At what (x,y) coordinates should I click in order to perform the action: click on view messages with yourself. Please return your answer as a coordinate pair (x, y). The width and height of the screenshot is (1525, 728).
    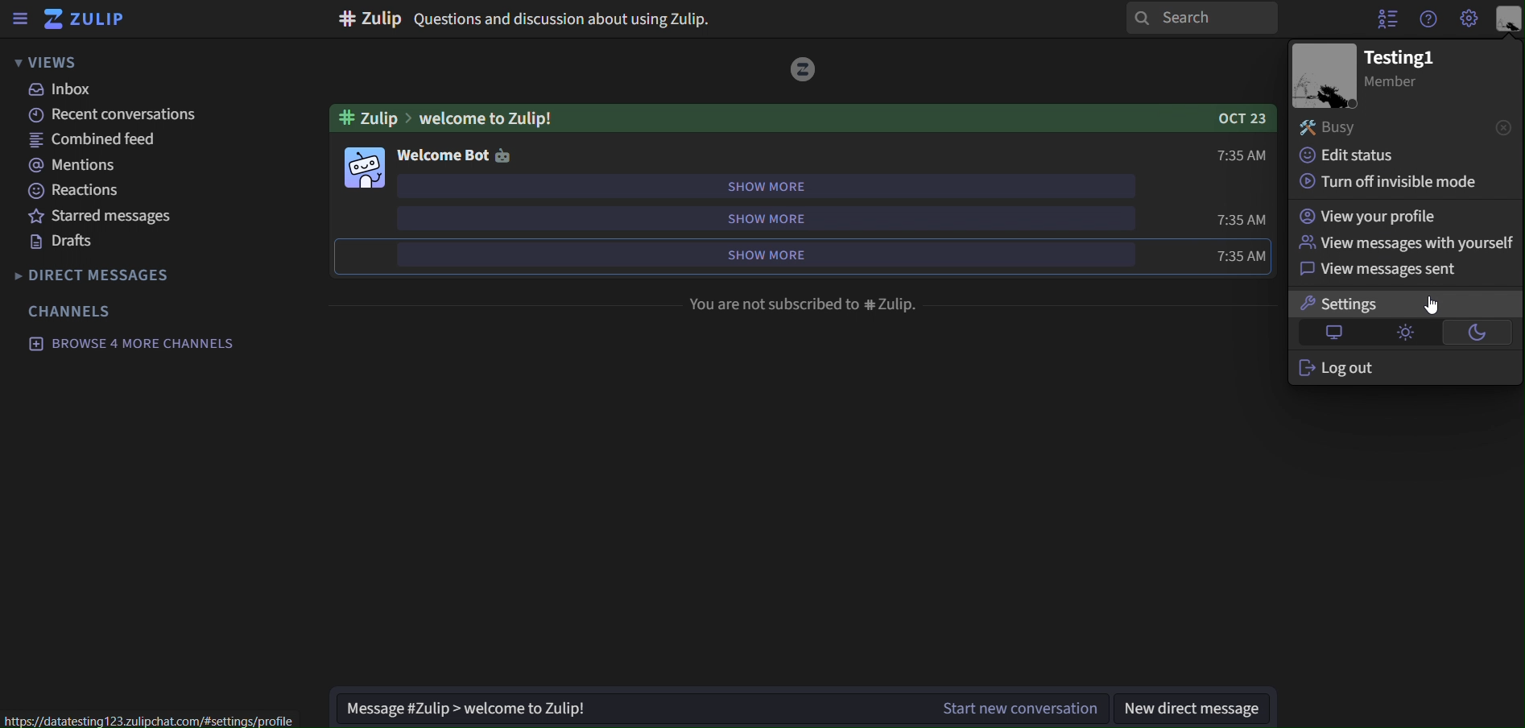
    Looking at the image, I should click on (1407, 242).